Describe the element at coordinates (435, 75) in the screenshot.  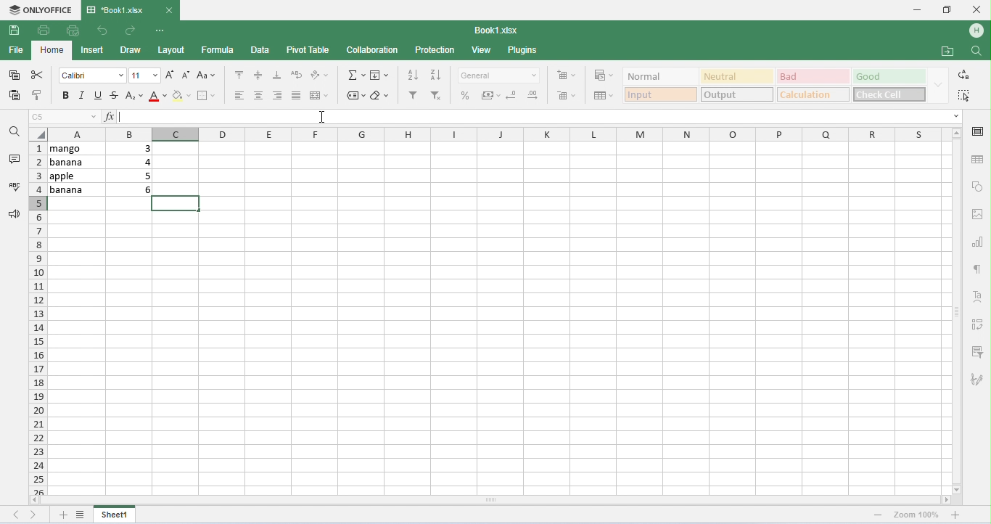
I see `sort descending` at that location.